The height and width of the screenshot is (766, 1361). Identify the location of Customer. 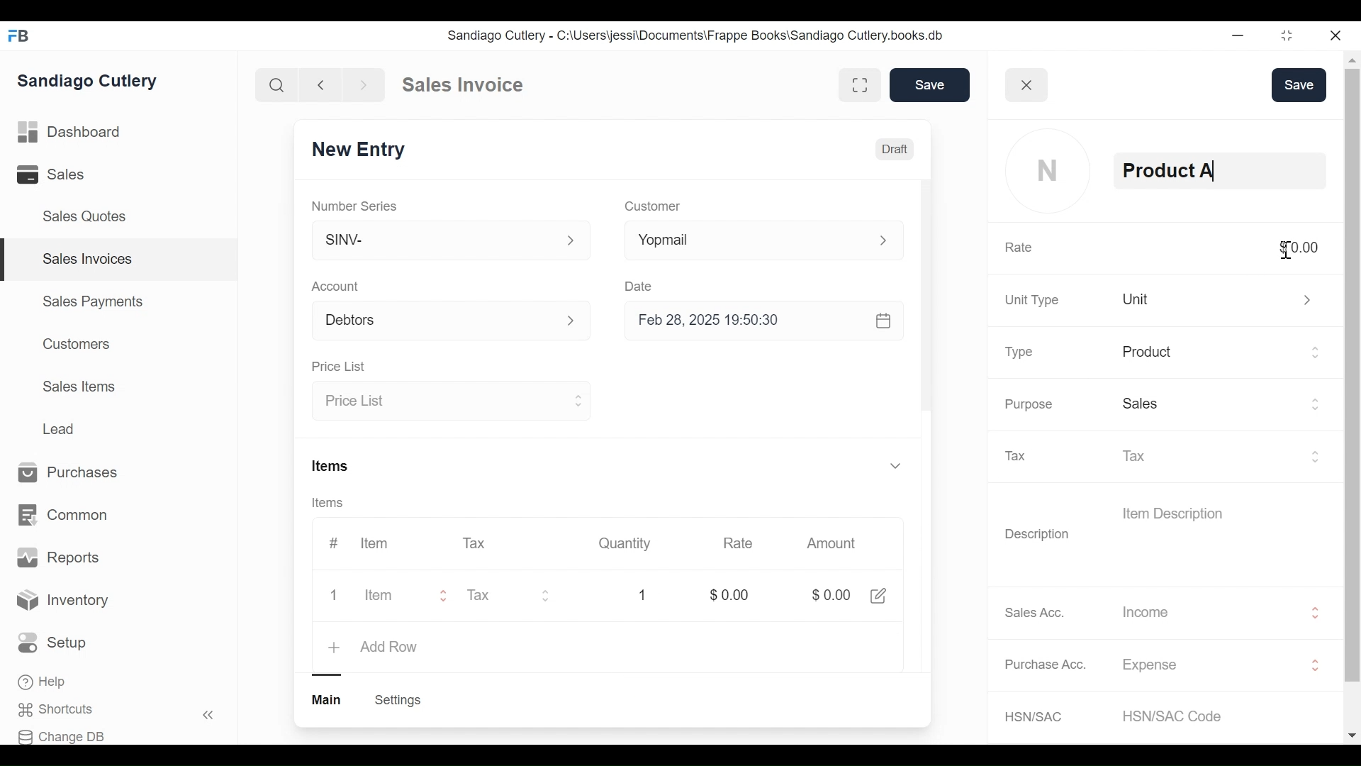
(657, 206).